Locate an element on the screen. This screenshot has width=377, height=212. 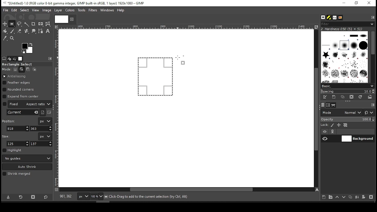
scroll bar is located at coordinates (373, 57).